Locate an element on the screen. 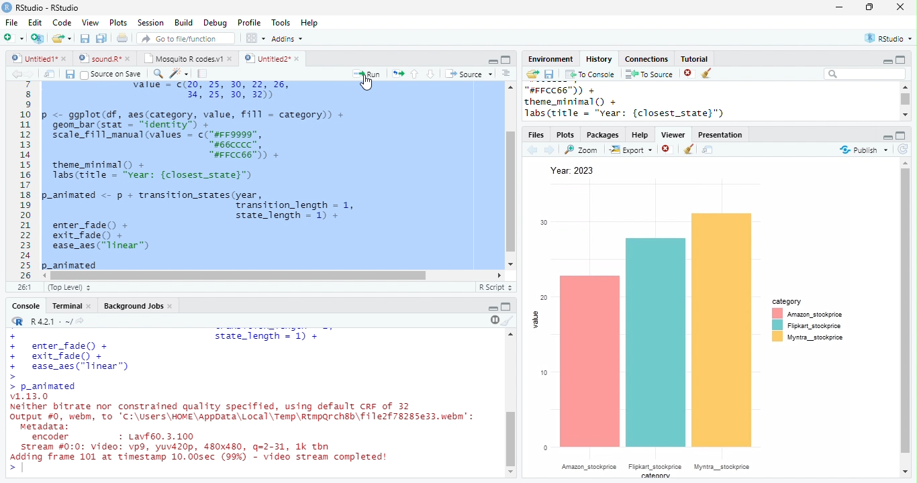 This screenshot has width=917, height=483. Zoom is located at coordinates (581, 150).